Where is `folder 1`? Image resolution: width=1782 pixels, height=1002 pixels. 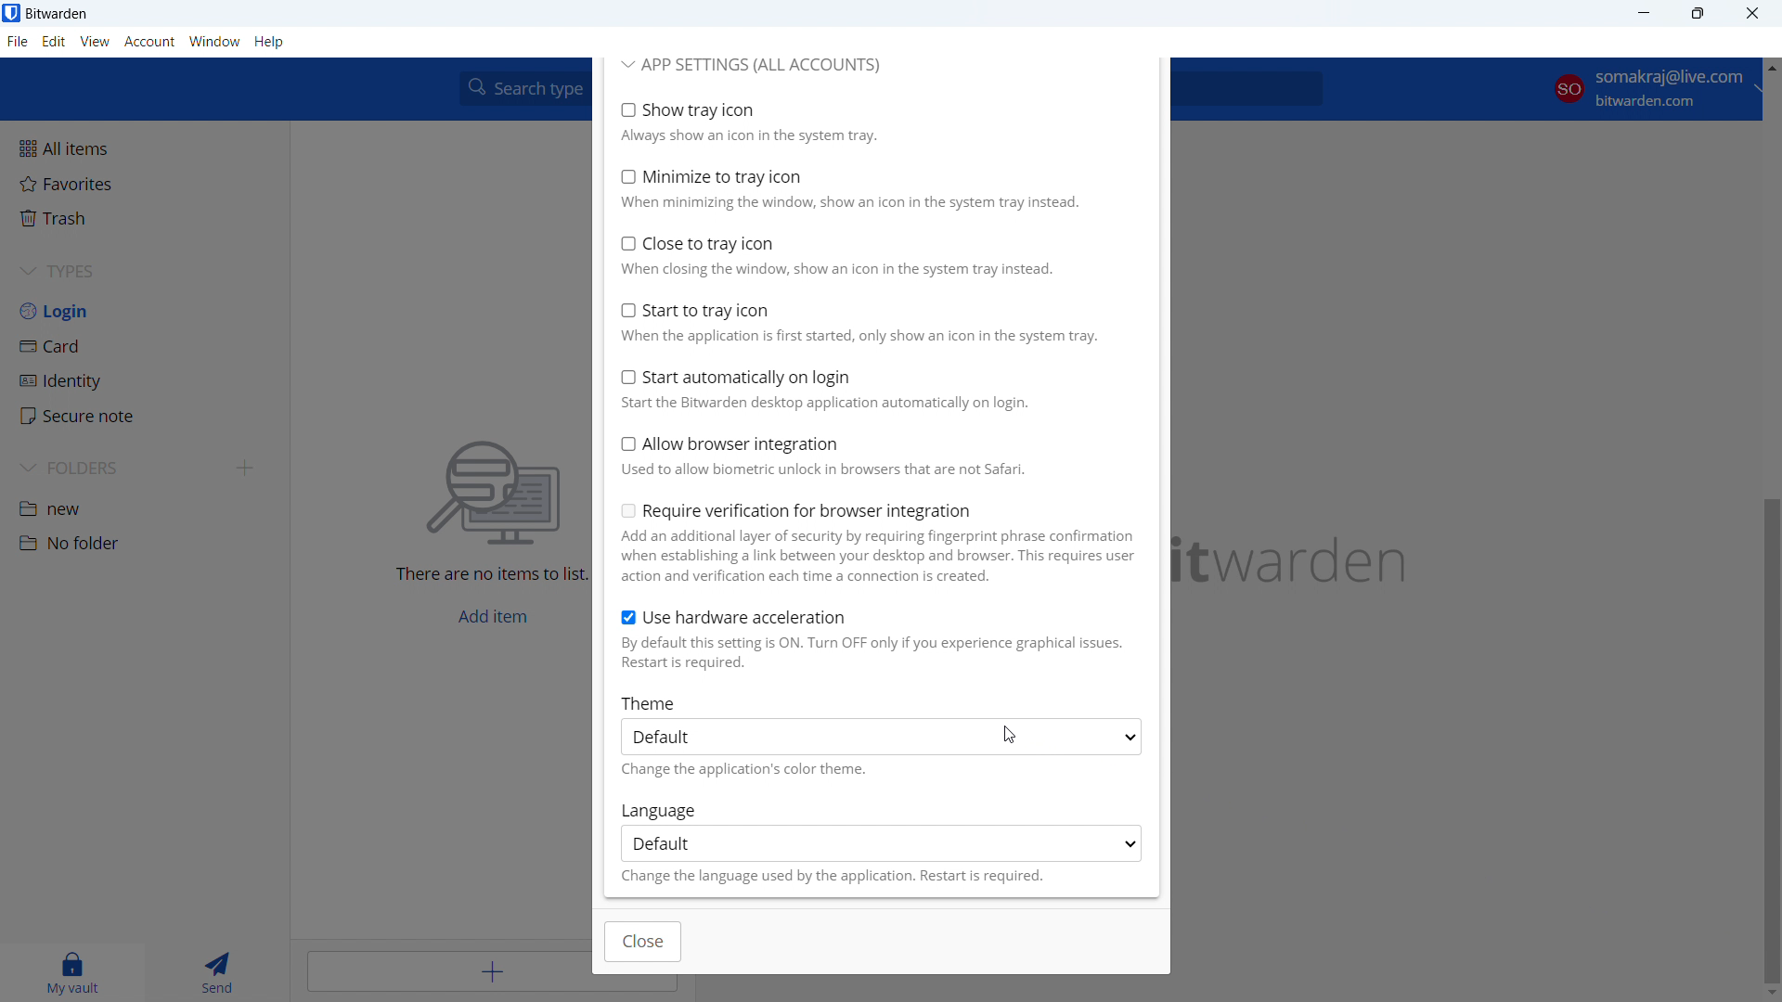
folder 1 is located at coordinates (145, 507).